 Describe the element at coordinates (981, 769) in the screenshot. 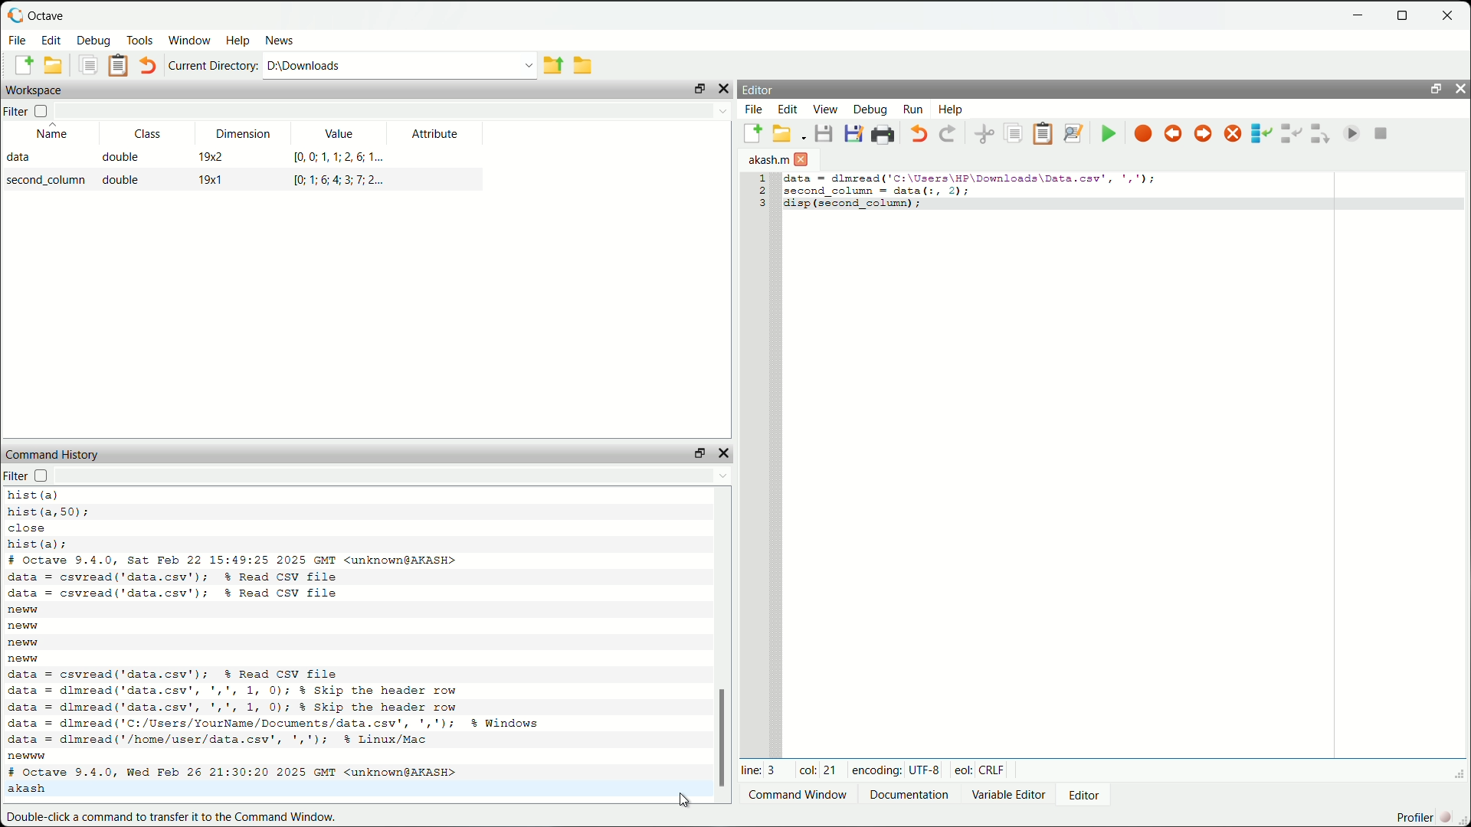

I see `eol: Crlf` at that location.